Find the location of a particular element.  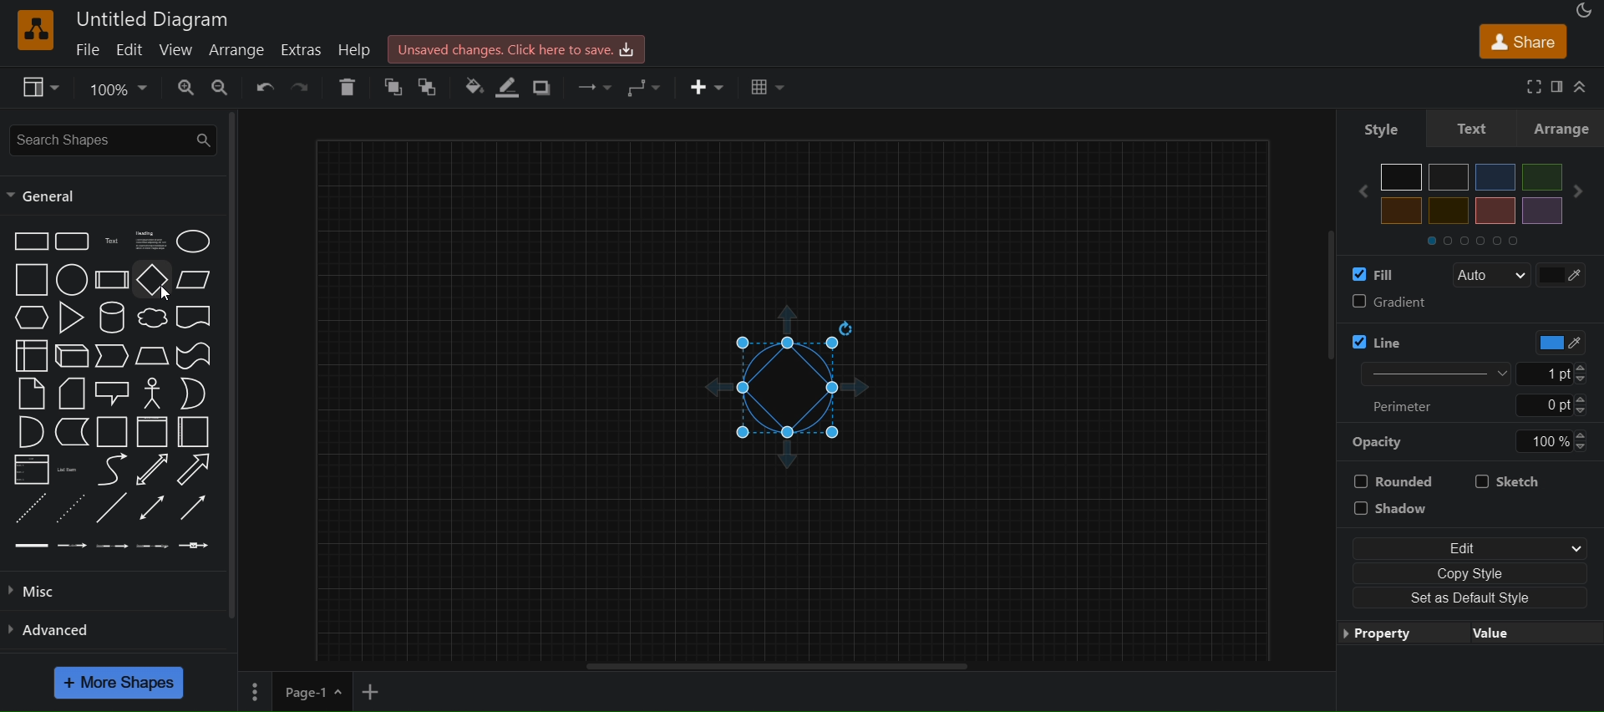

rounded rectangle is located at coordinates (71, 242).